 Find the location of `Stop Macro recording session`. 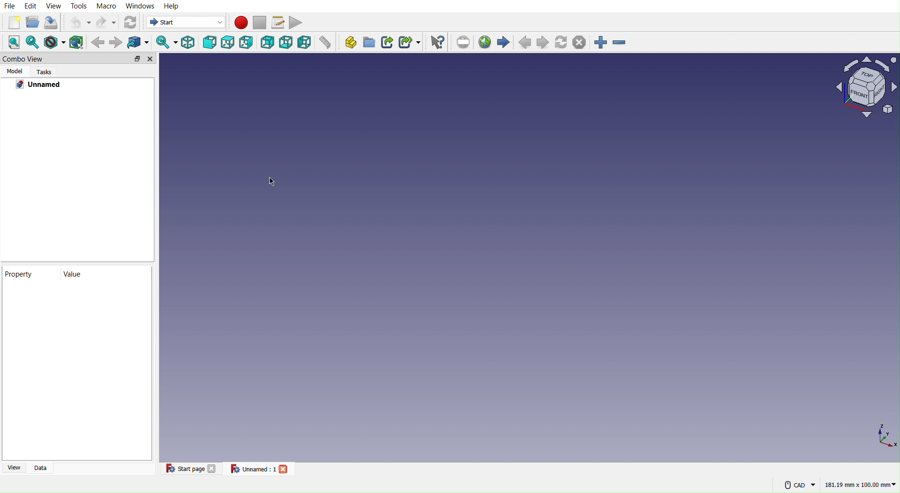

Stop Macro recording session is located at coordinates (259, 22).